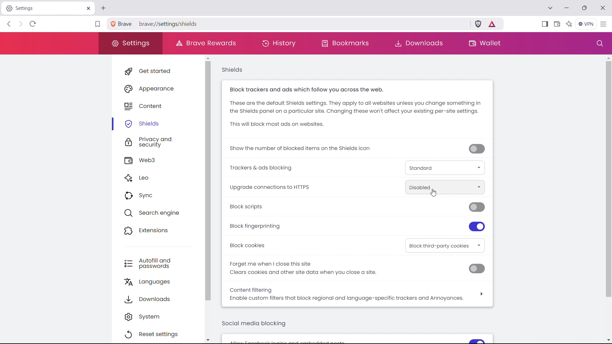 This screenshot has height=344, width=612. I want to click on scroll down, so click(608, 339).